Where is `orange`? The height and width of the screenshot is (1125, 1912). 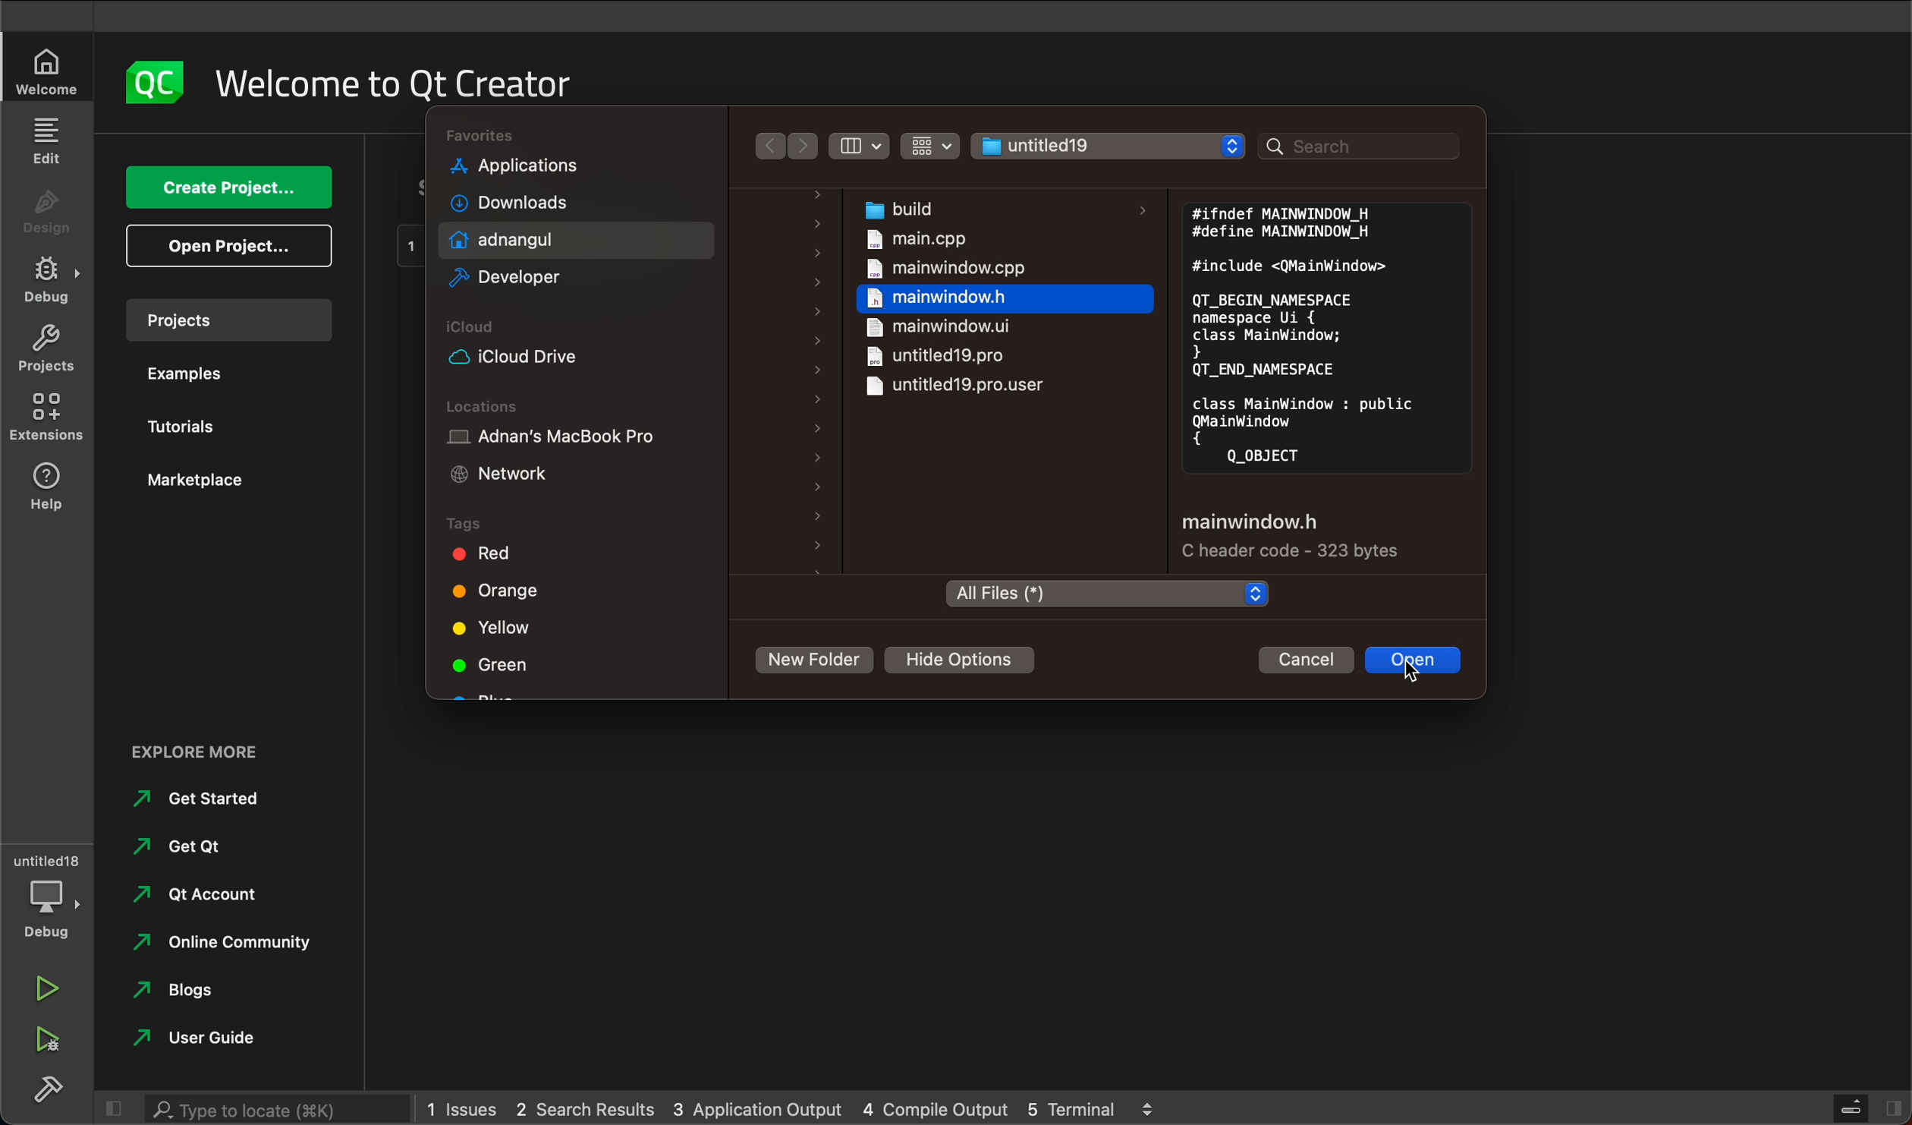 orange is located at coordinates (501, 591).